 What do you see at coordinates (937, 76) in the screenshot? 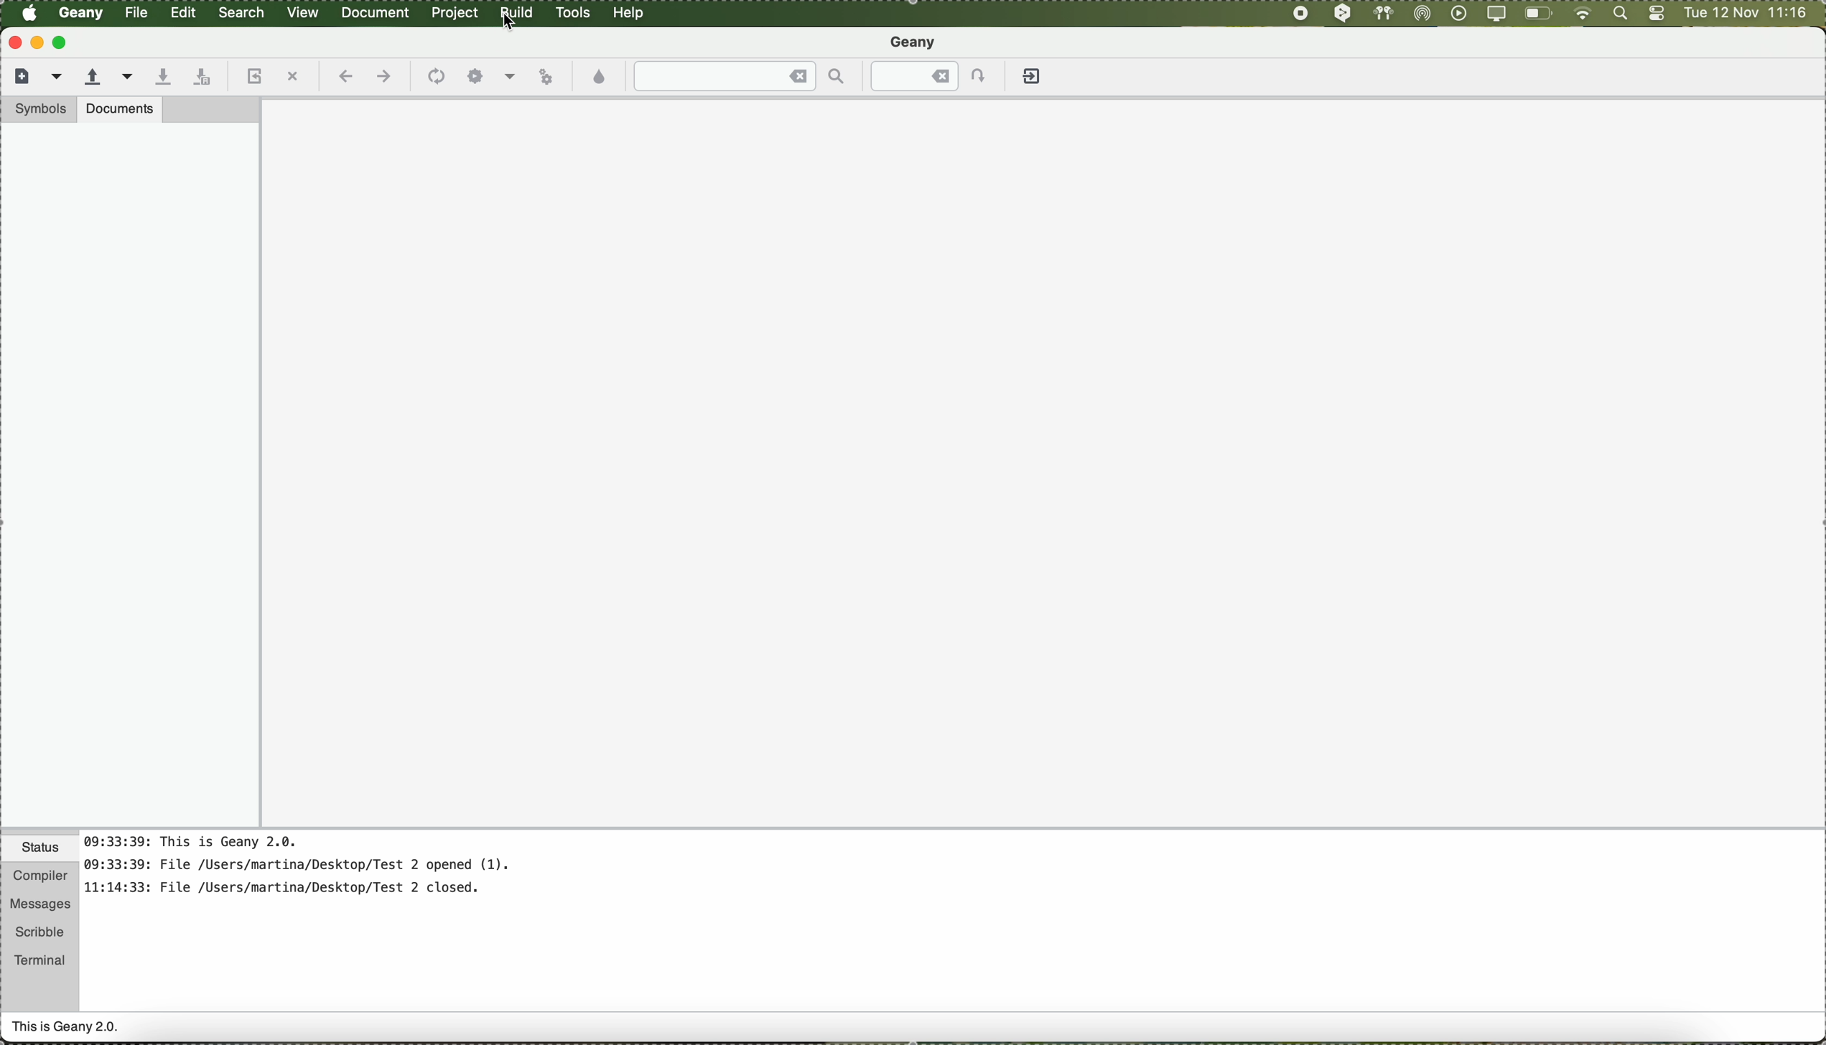
I see `jump to the entered line number` at bounding box center [937, 76].